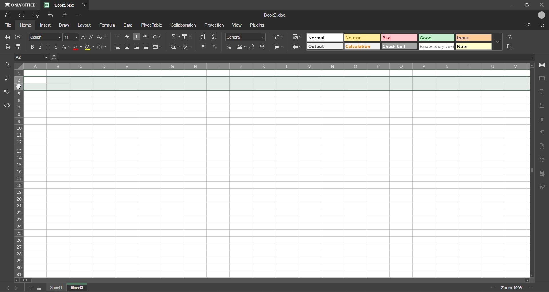 Image resolution: width=549 pixels, height=292 pixels. What do you see at coordinates (50, 15) in the screenshot?
I see `undo` at bounding box center [50, 15].